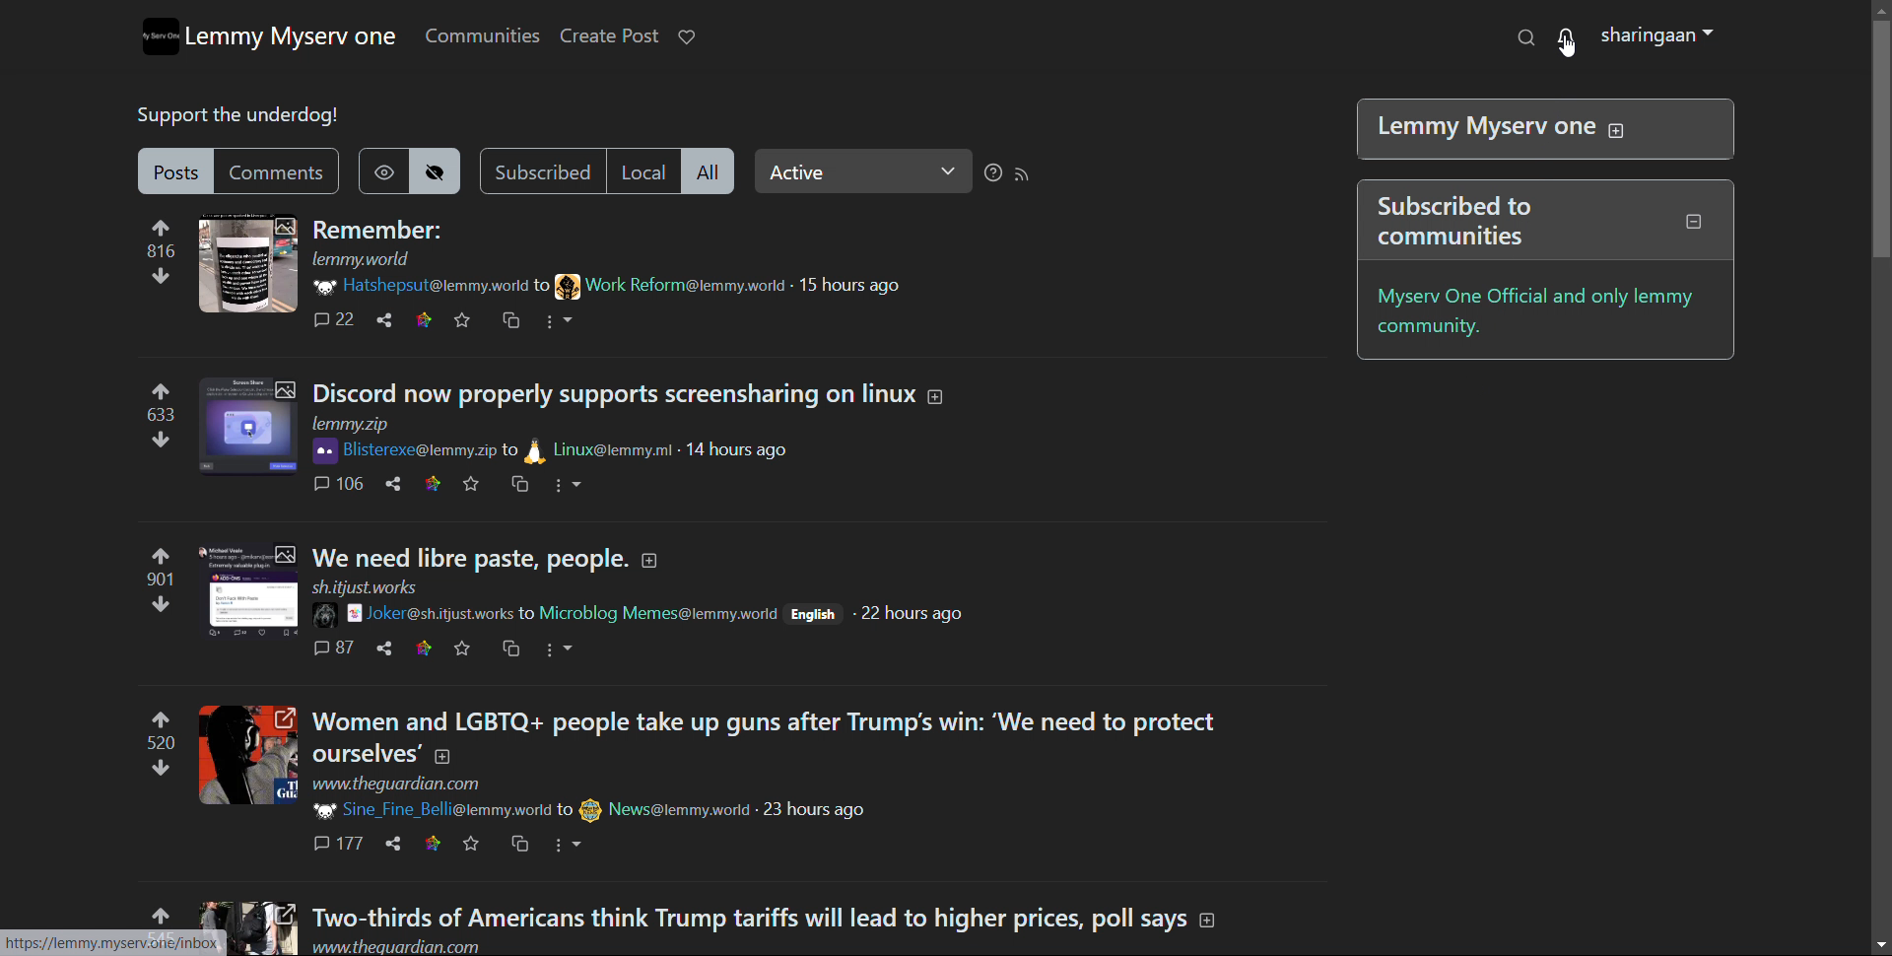 The height and width of the screenshot is (956, 1892). I want to click on expand here, so click(247, 591).